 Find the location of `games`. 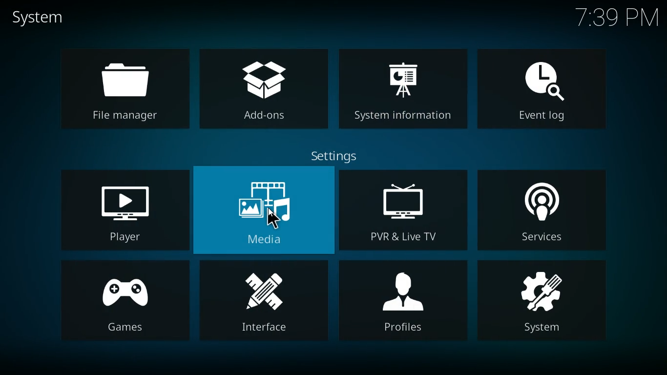

games is located at coordinates (125, 303).